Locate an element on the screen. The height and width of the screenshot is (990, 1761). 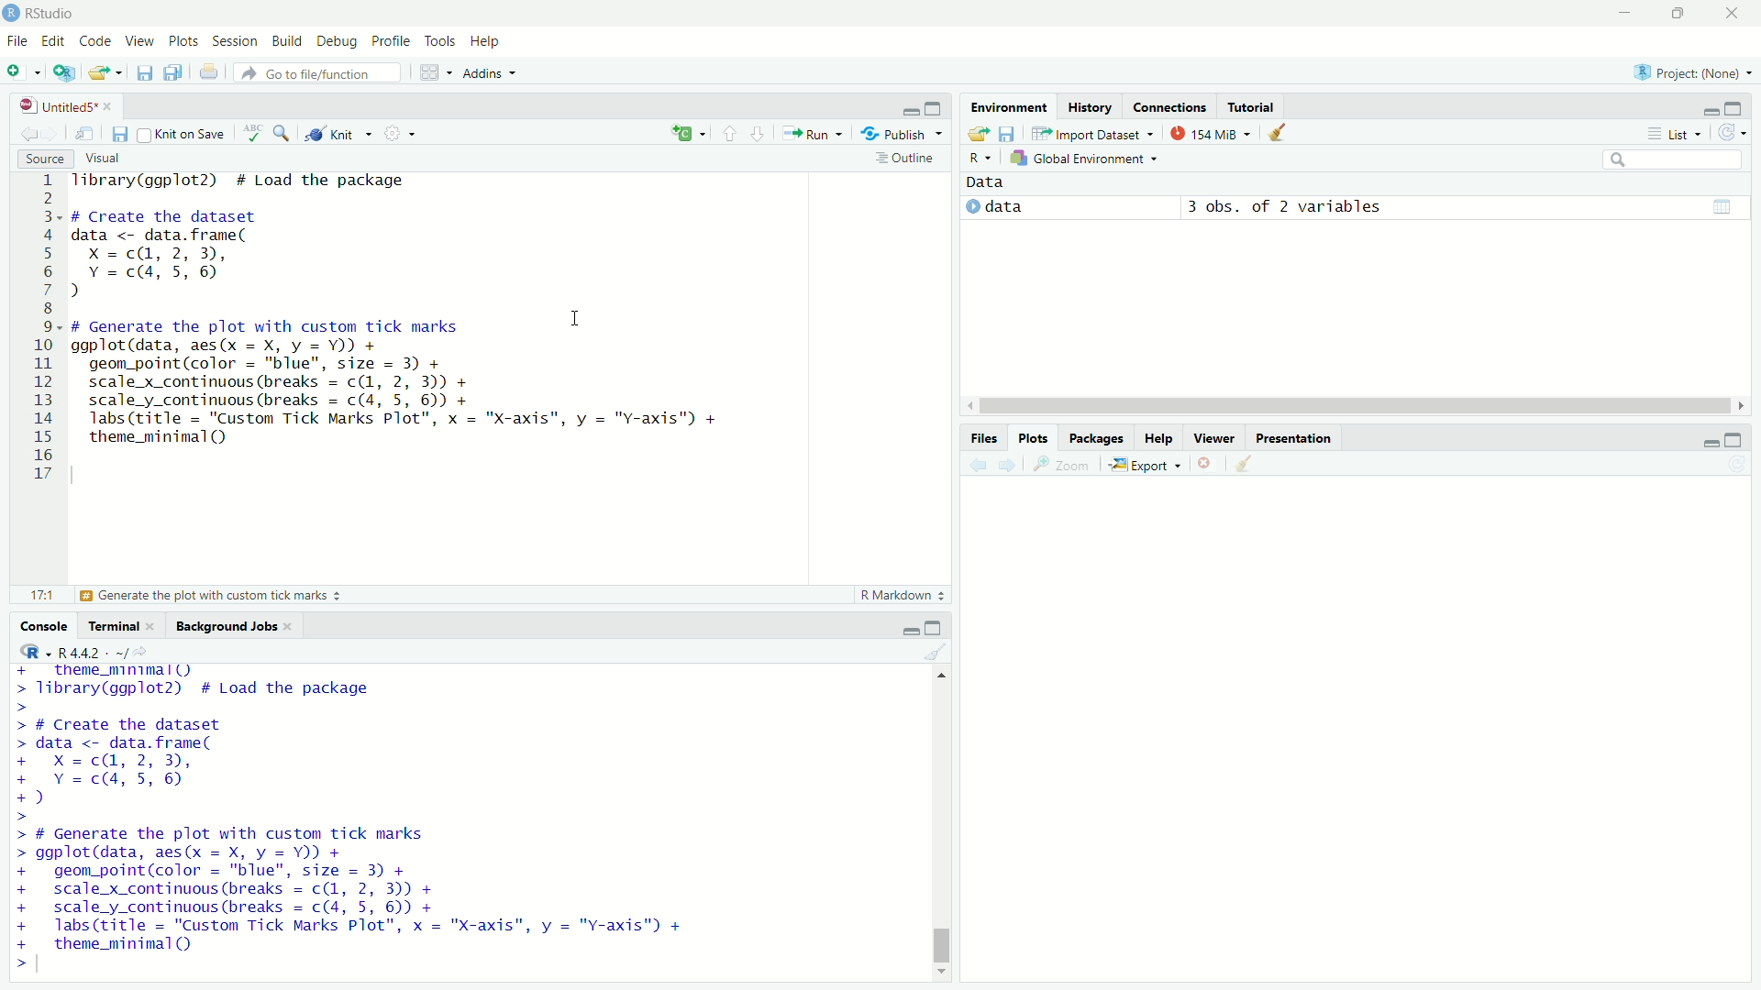
previous plot is located at coordinates (972, 464).